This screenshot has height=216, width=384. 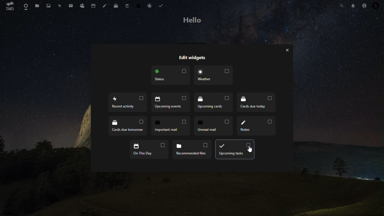 I want to click on notes, so click(x=105, y=6).